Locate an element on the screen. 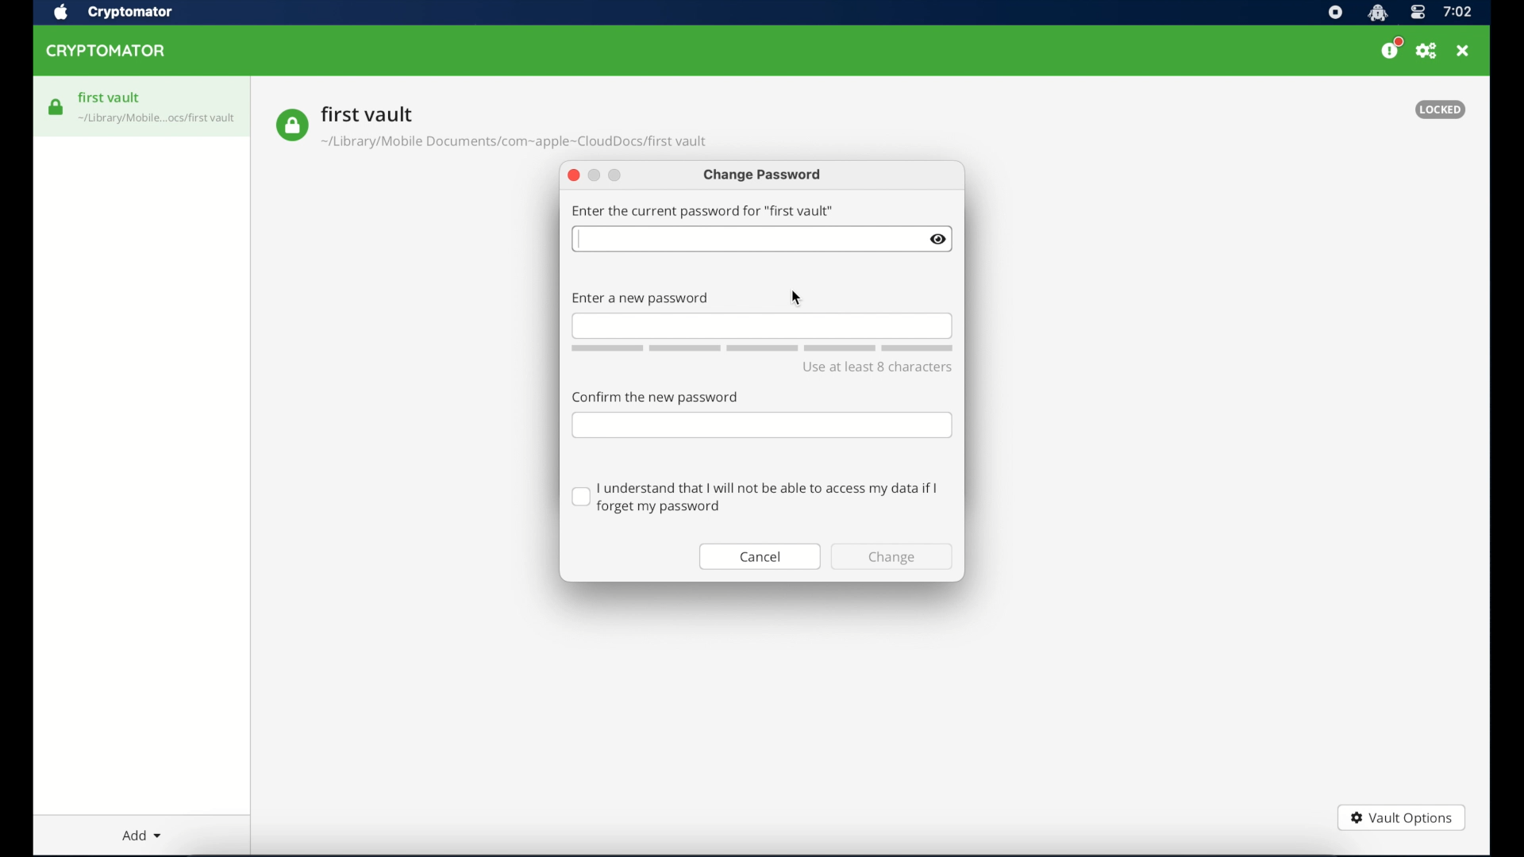 The height and width of the screenshot is (857, 1524). change is located at coordinates (892, 557).